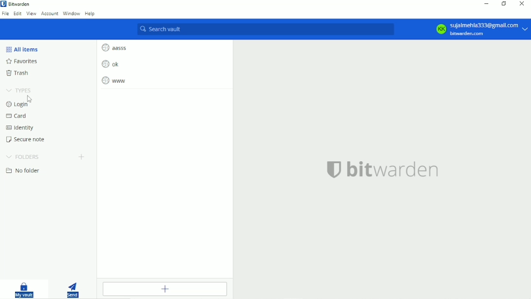 The image size is (531, 299). What do you see at coordinates (50, 14) in the screenshot?
I see `Account` at bounding box center [50, 14].